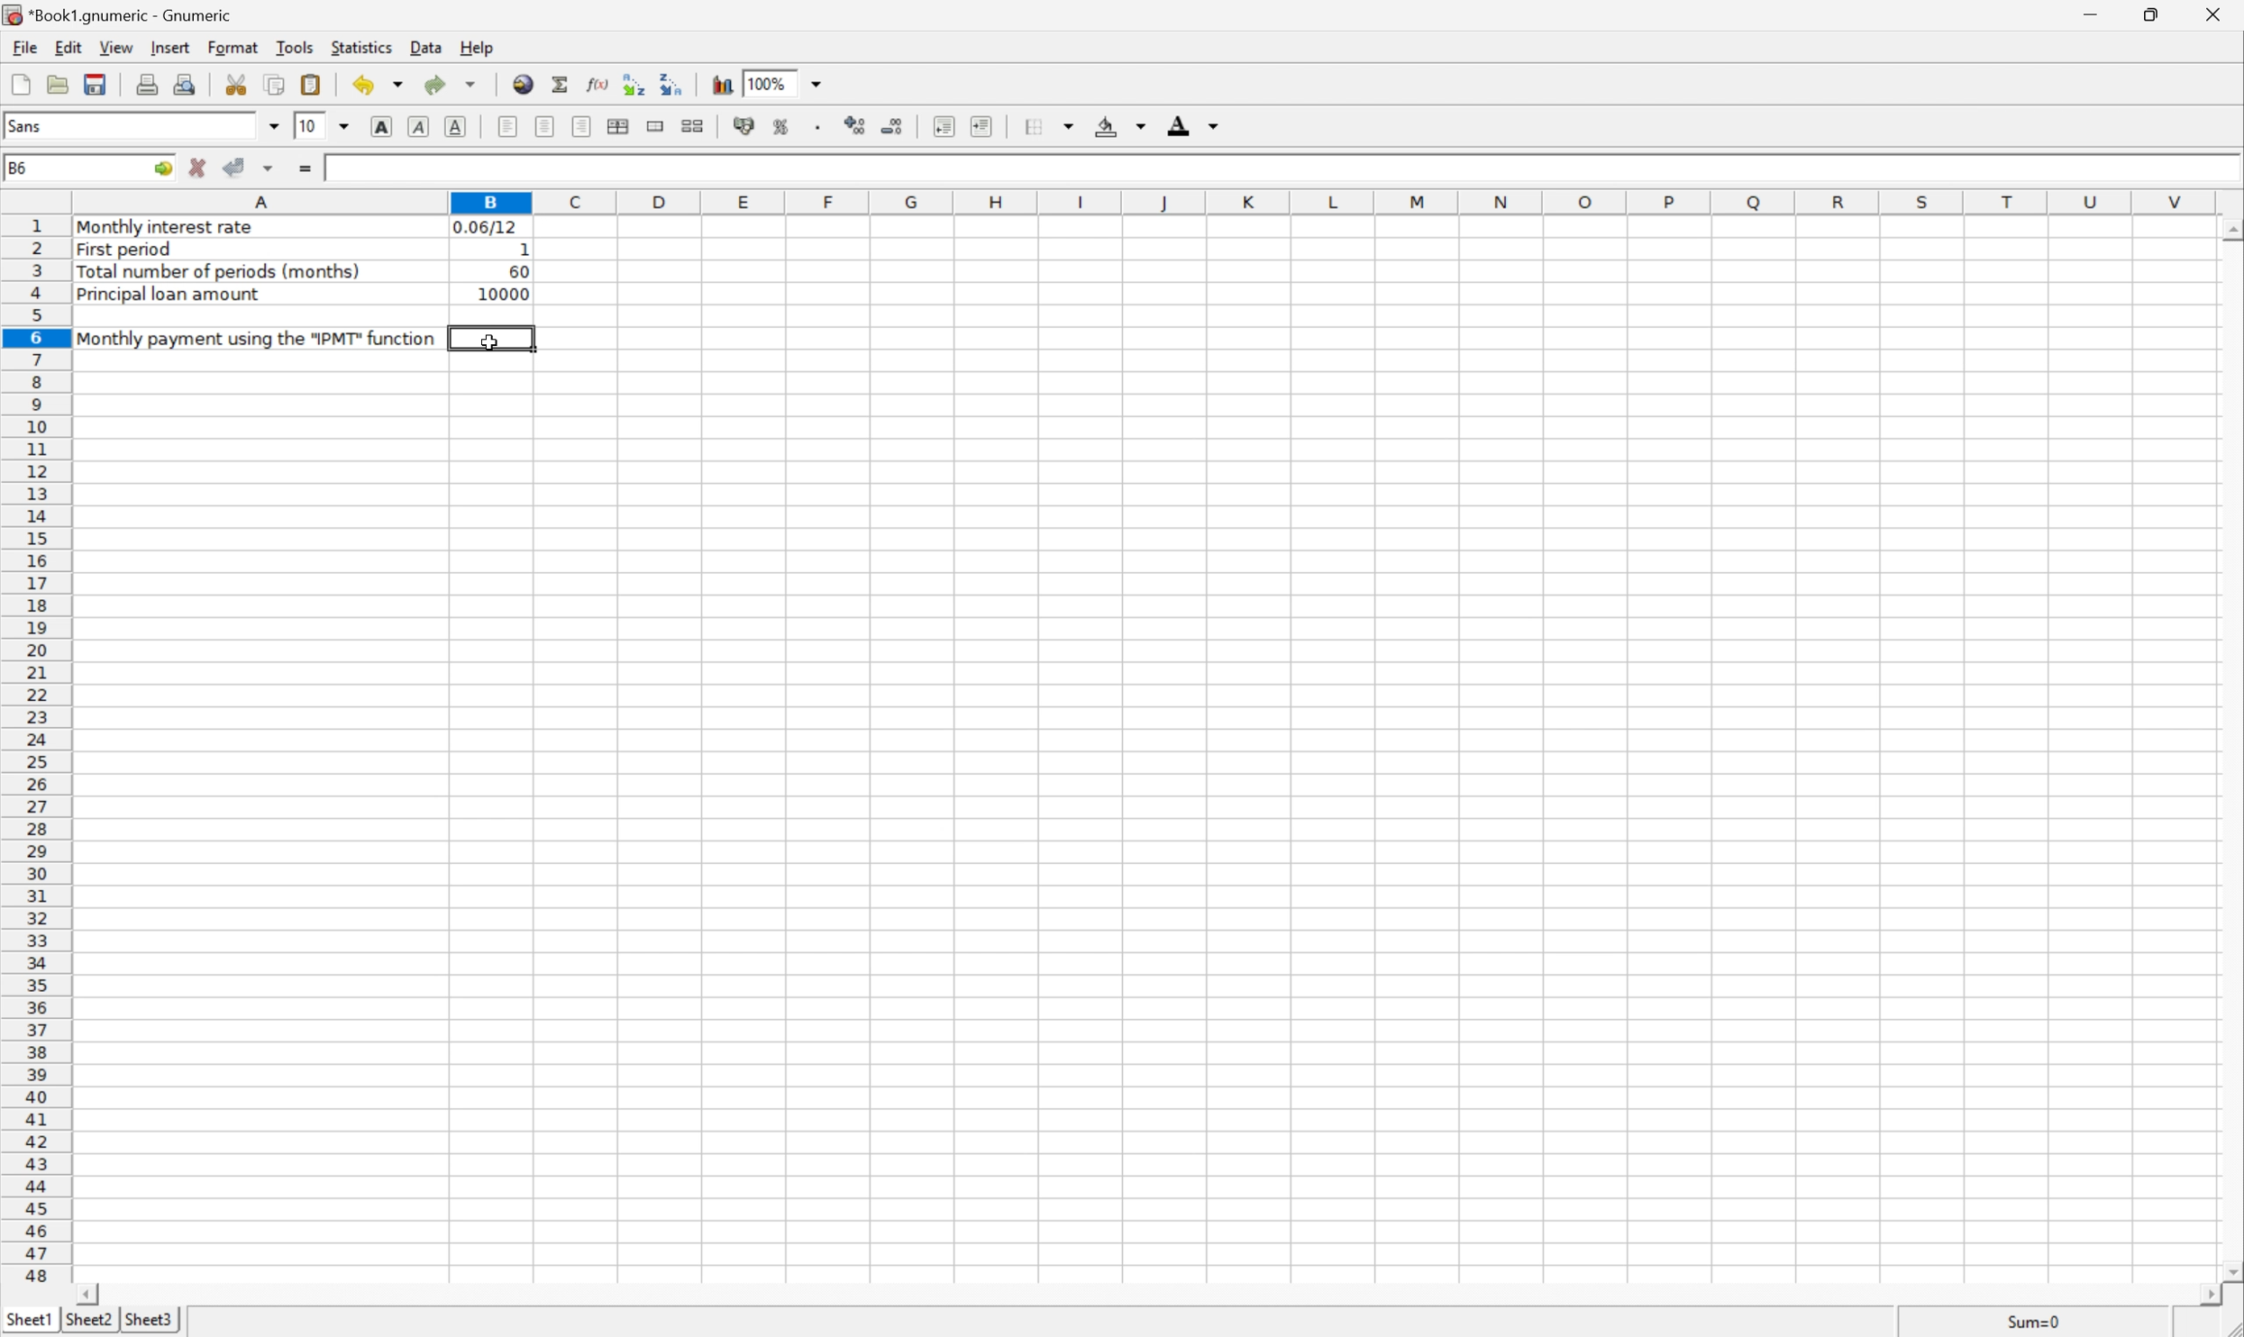 The height and width of the screenshot is (1337, 2244). I want to click on Set the format of the selected cells to include a thousands separator, so click(816, 125).